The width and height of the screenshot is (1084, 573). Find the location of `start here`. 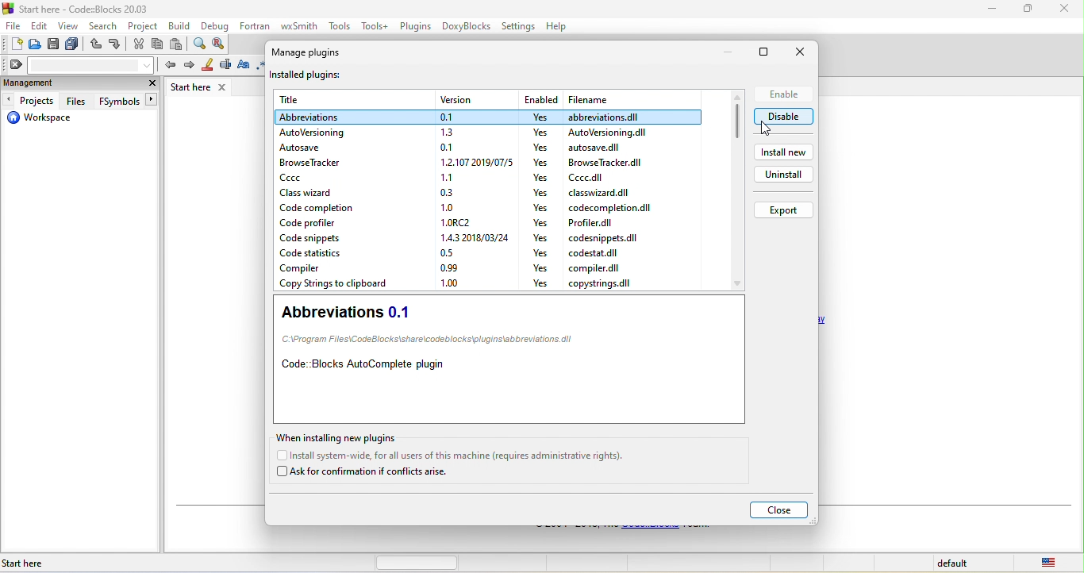

start here is located at coordinates (98, 562).